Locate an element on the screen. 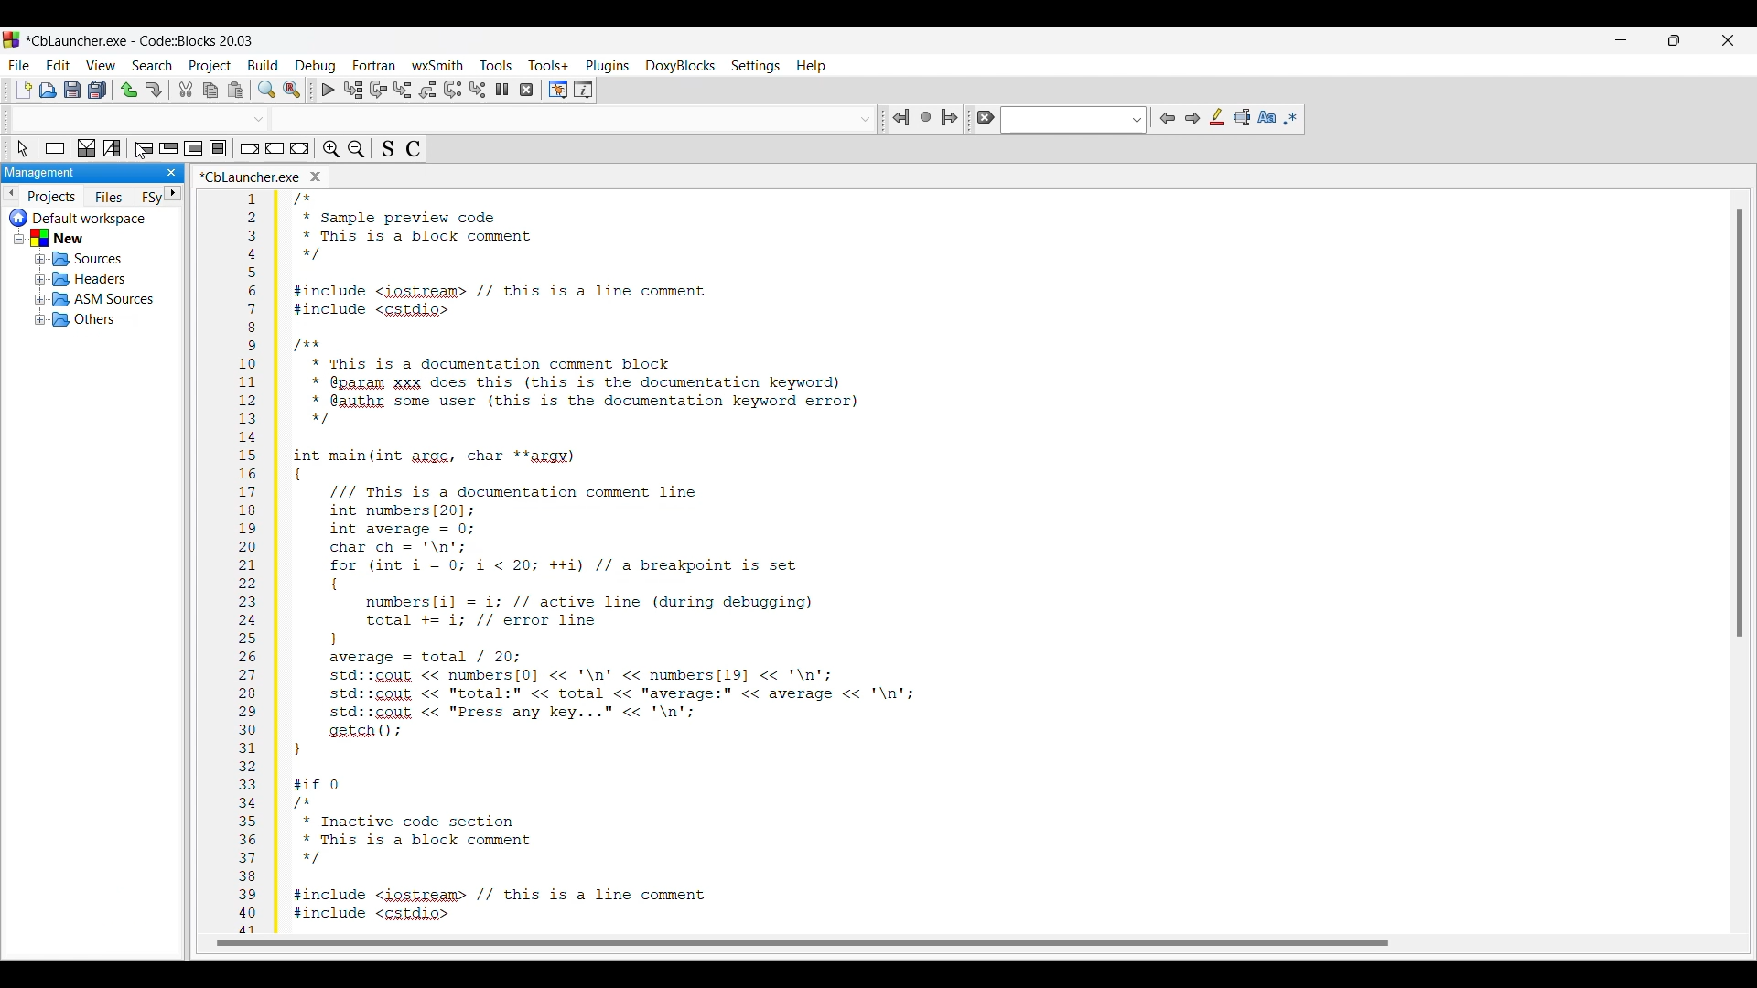  Step into instruction is located at coordinates (478, 90).